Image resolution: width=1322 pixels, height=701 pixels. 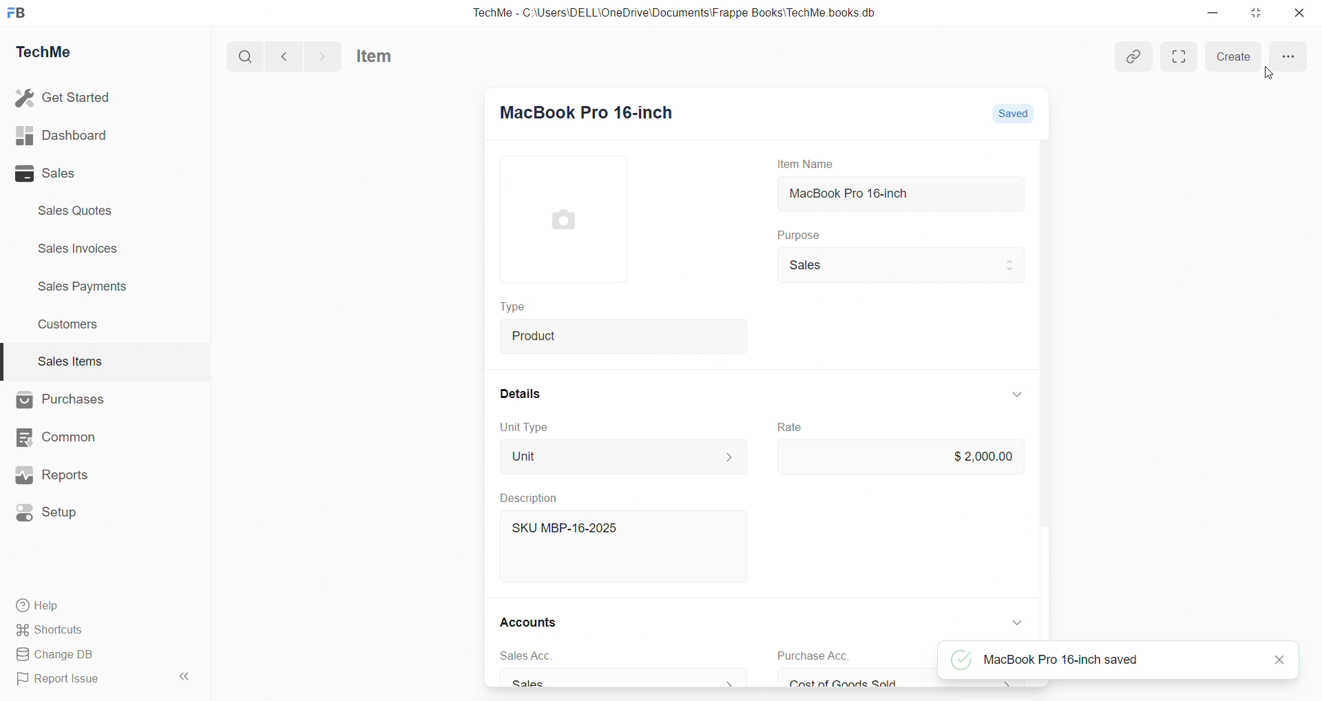 I want to click on search, so click(x=245, y=56).